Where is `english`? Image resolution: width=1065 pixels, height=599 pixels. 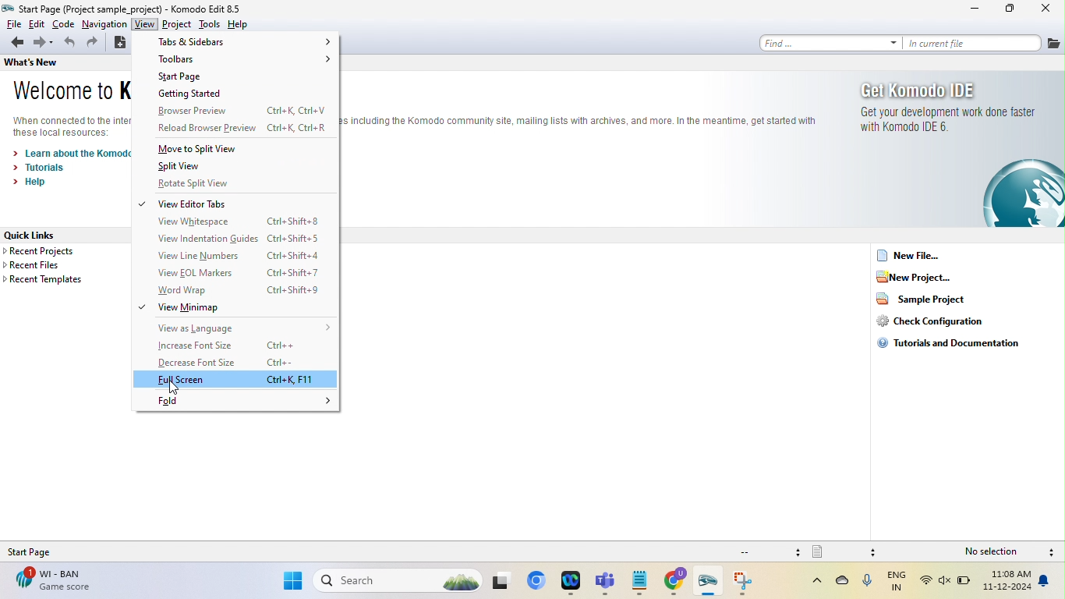
english is located at coordinates (898, 582).